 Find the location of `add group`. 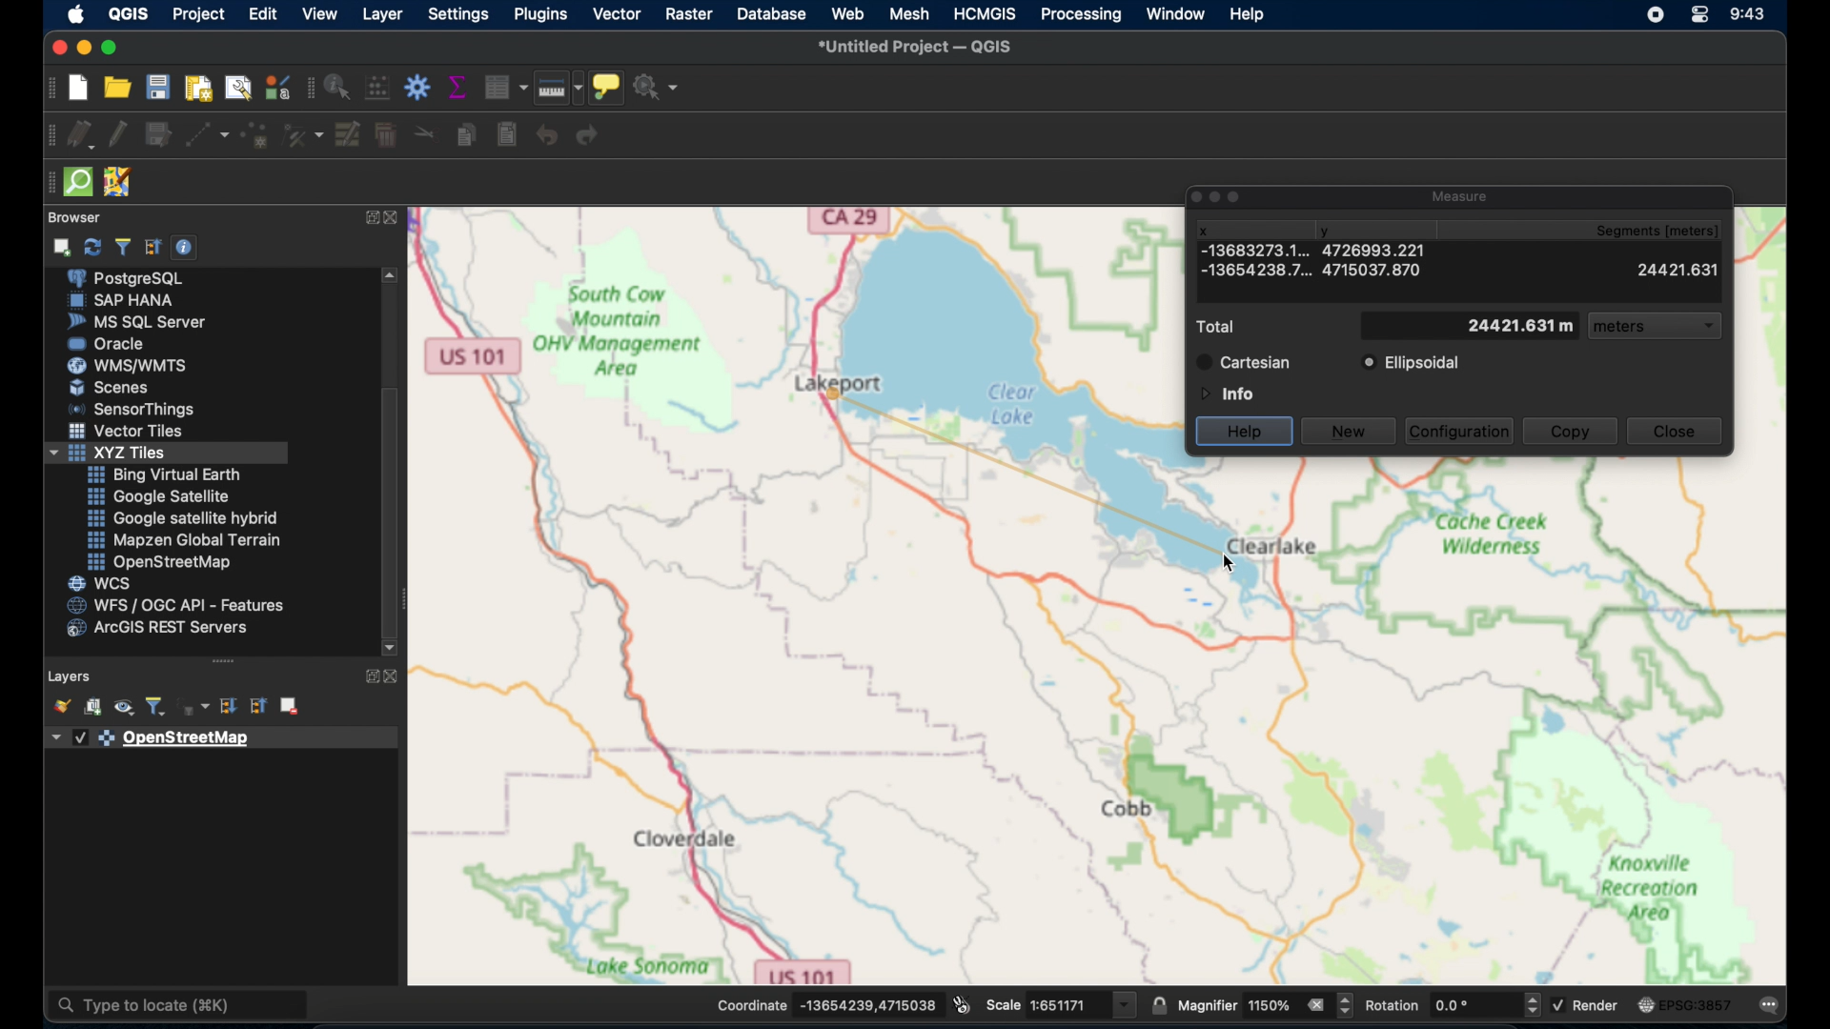

add group is located at coordinates (93, 709).